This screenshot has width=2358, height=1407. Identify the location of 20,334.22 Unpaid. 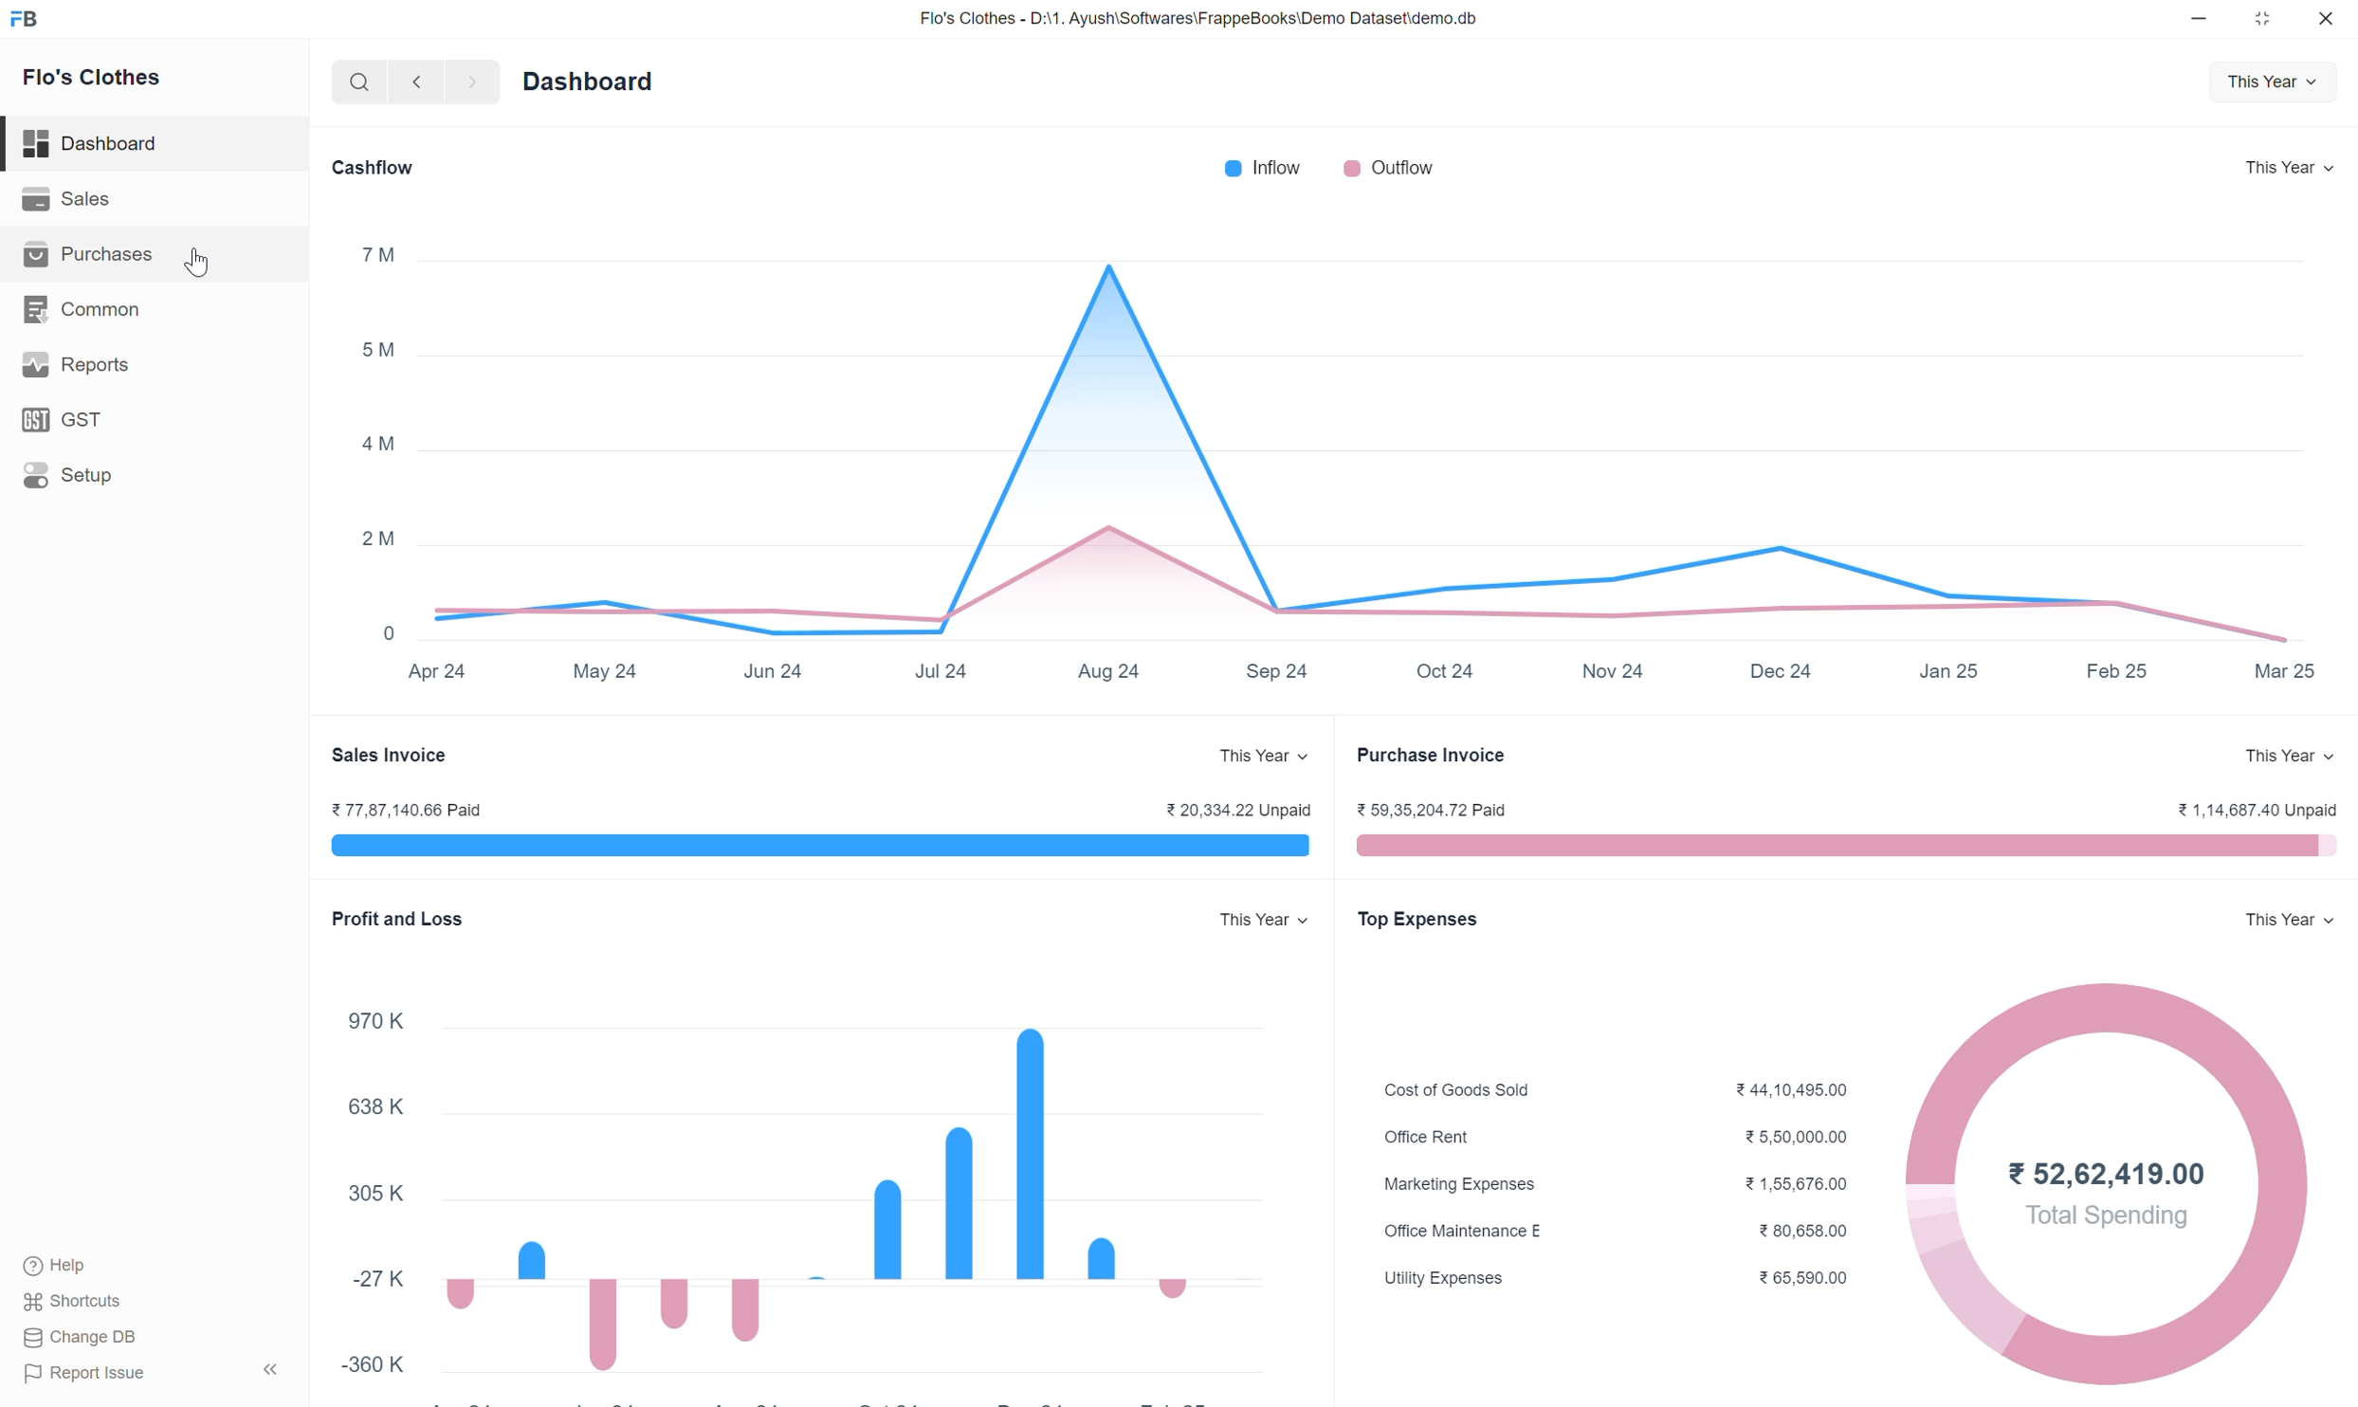
(1237, 810).